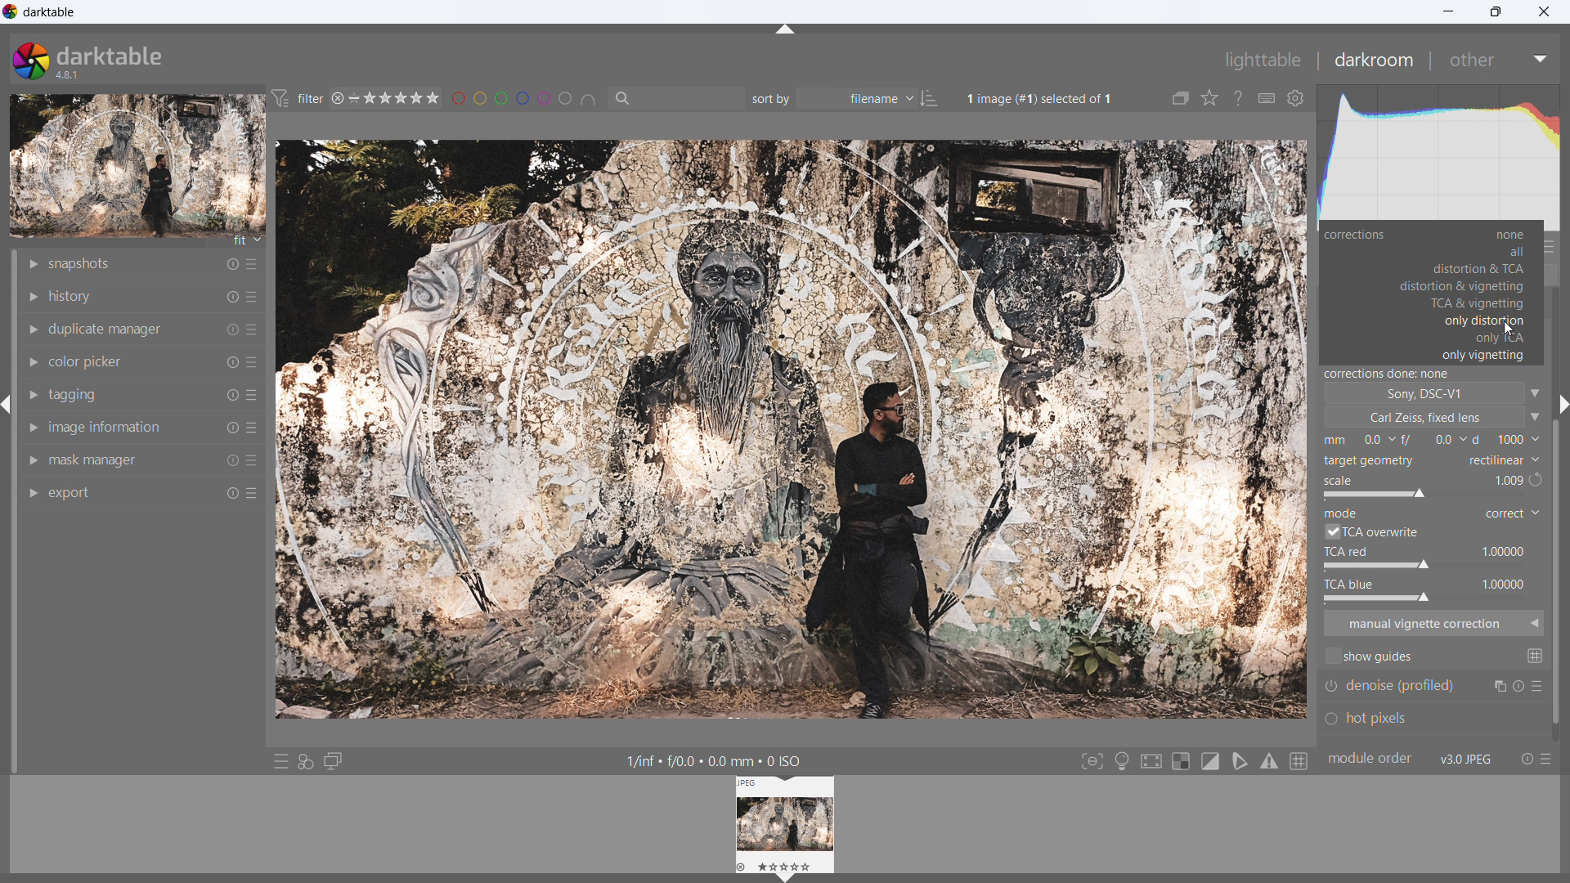  What do you see at coordinates (789, 428) in the screenshot?
I see `image` at bounding box center [789, 428].